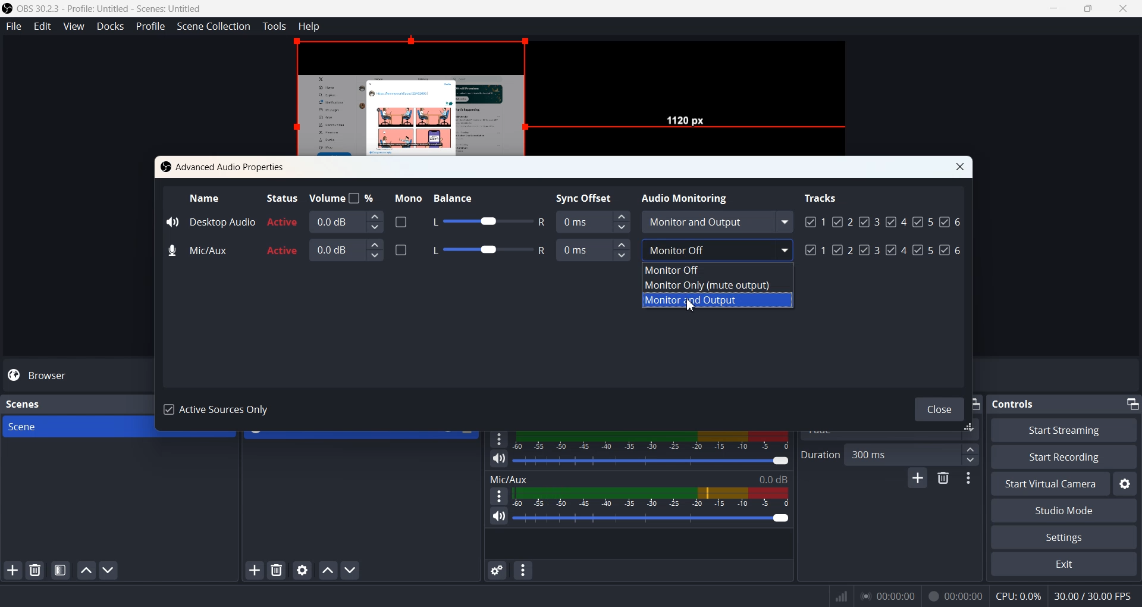 This screenshot has height=607, width=1142. Describe the element at coordinates (351, 571) in the screenshot. I see `Move sources down` at that location.